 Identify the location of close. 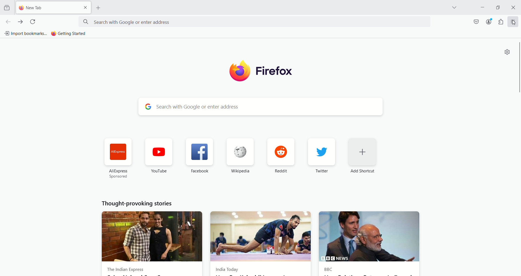
(85, 7).